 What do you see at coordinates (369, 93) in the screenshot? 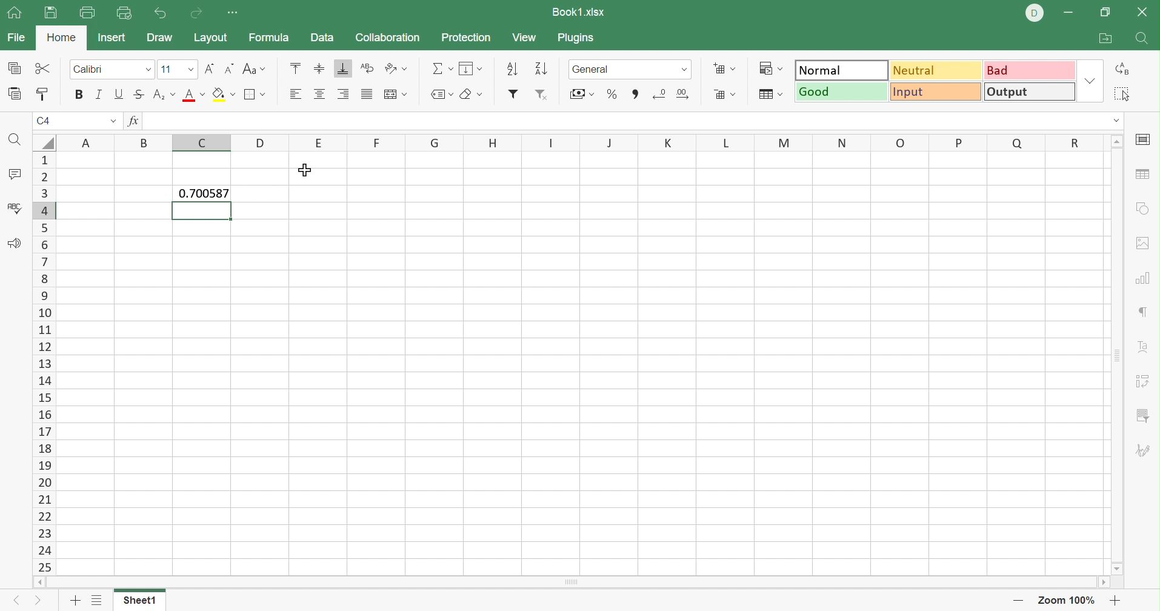
I see `Justified` at bounding box center [369, 93].